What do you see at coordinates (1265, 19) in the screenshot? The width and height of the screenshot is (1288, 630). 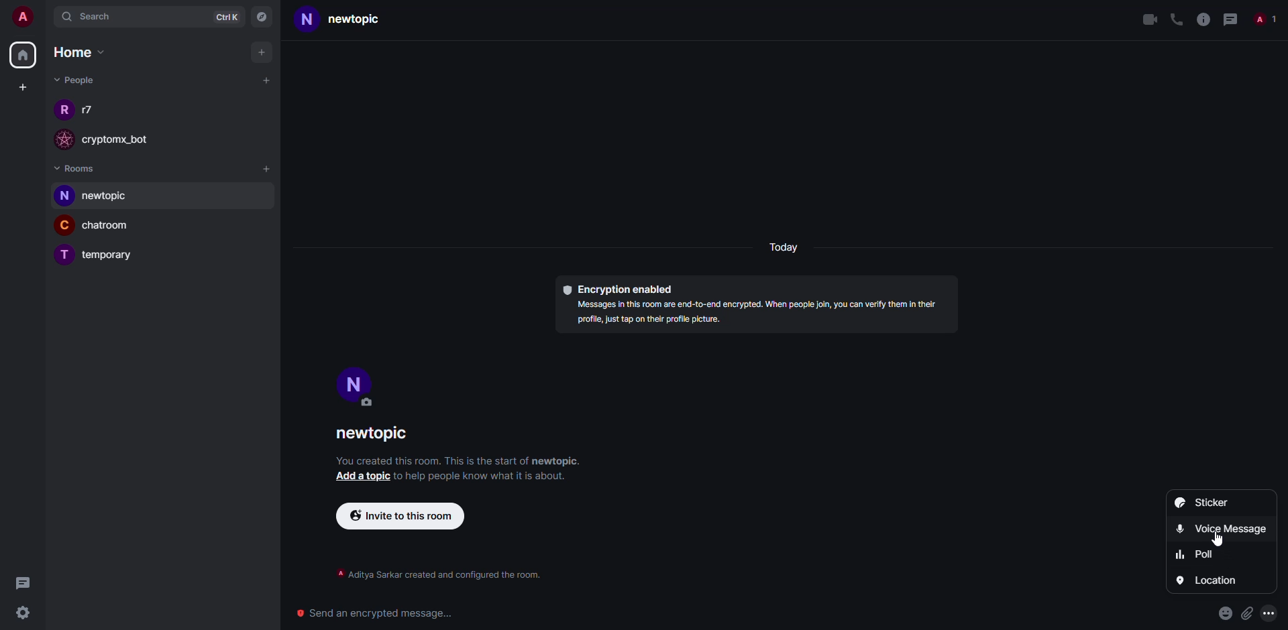 I see `people` at bounding box center [1265, 19].